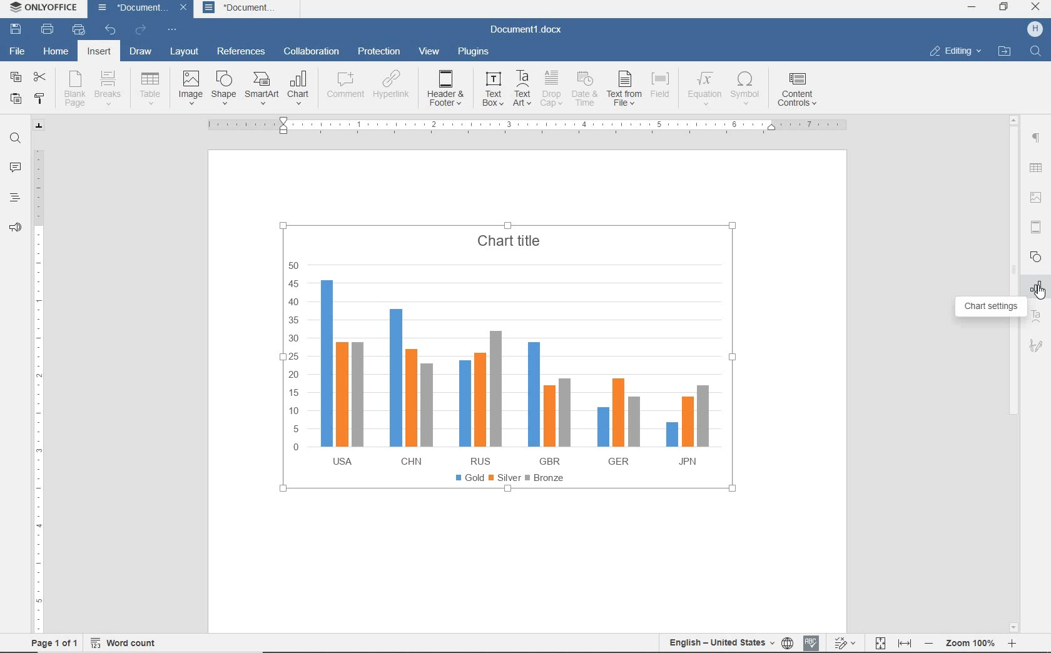 This screenshot has height=653, width=1051. Describe the element at coordinates (1037, 8) in the screenshot. I see `close` at that location.